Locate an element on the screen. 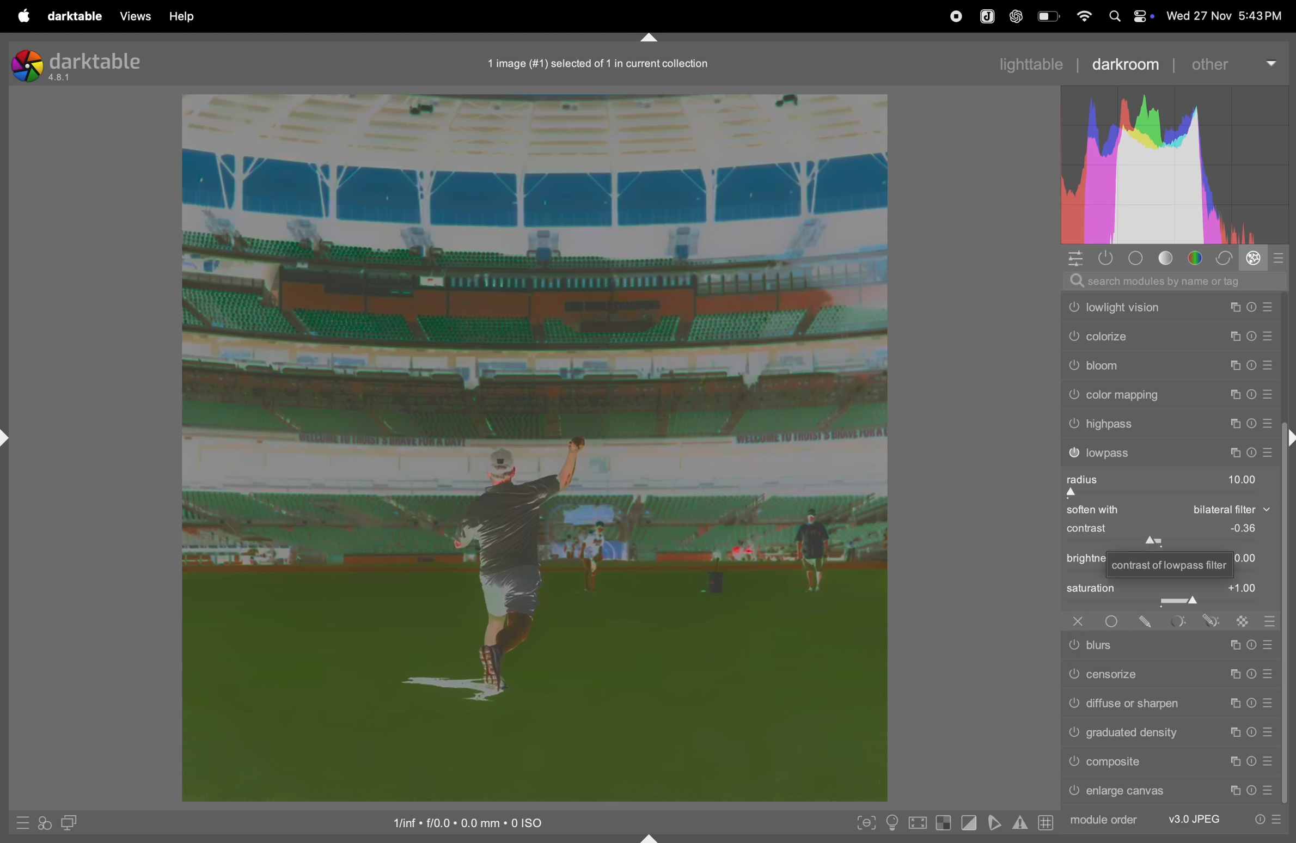 The image size is (1296, 843). Apple menu is located at coordinates (23, 16).